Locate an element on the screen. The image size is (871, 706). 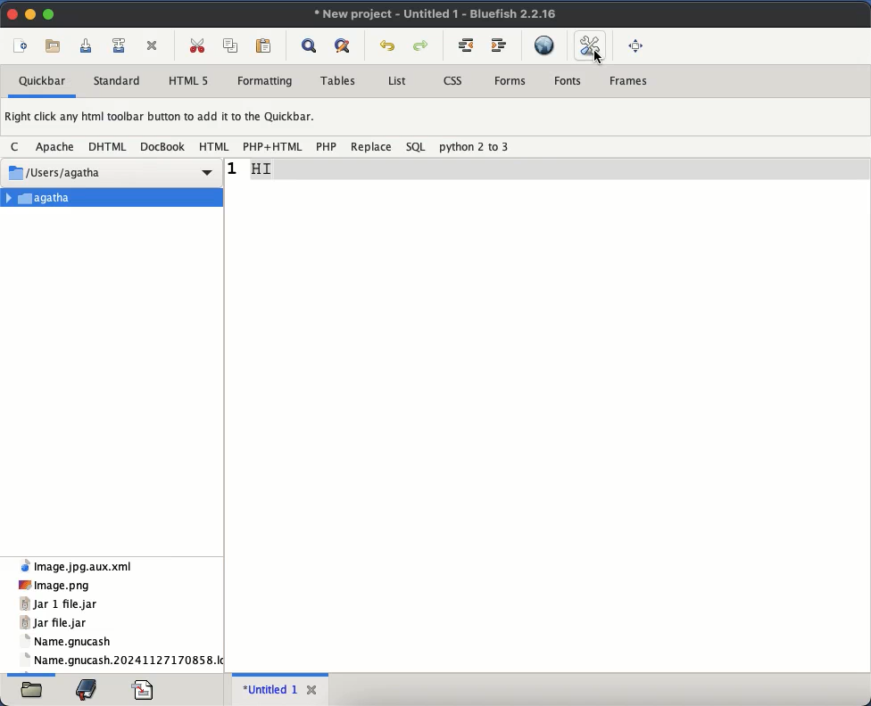
cut is located at coordinates (198, 45).